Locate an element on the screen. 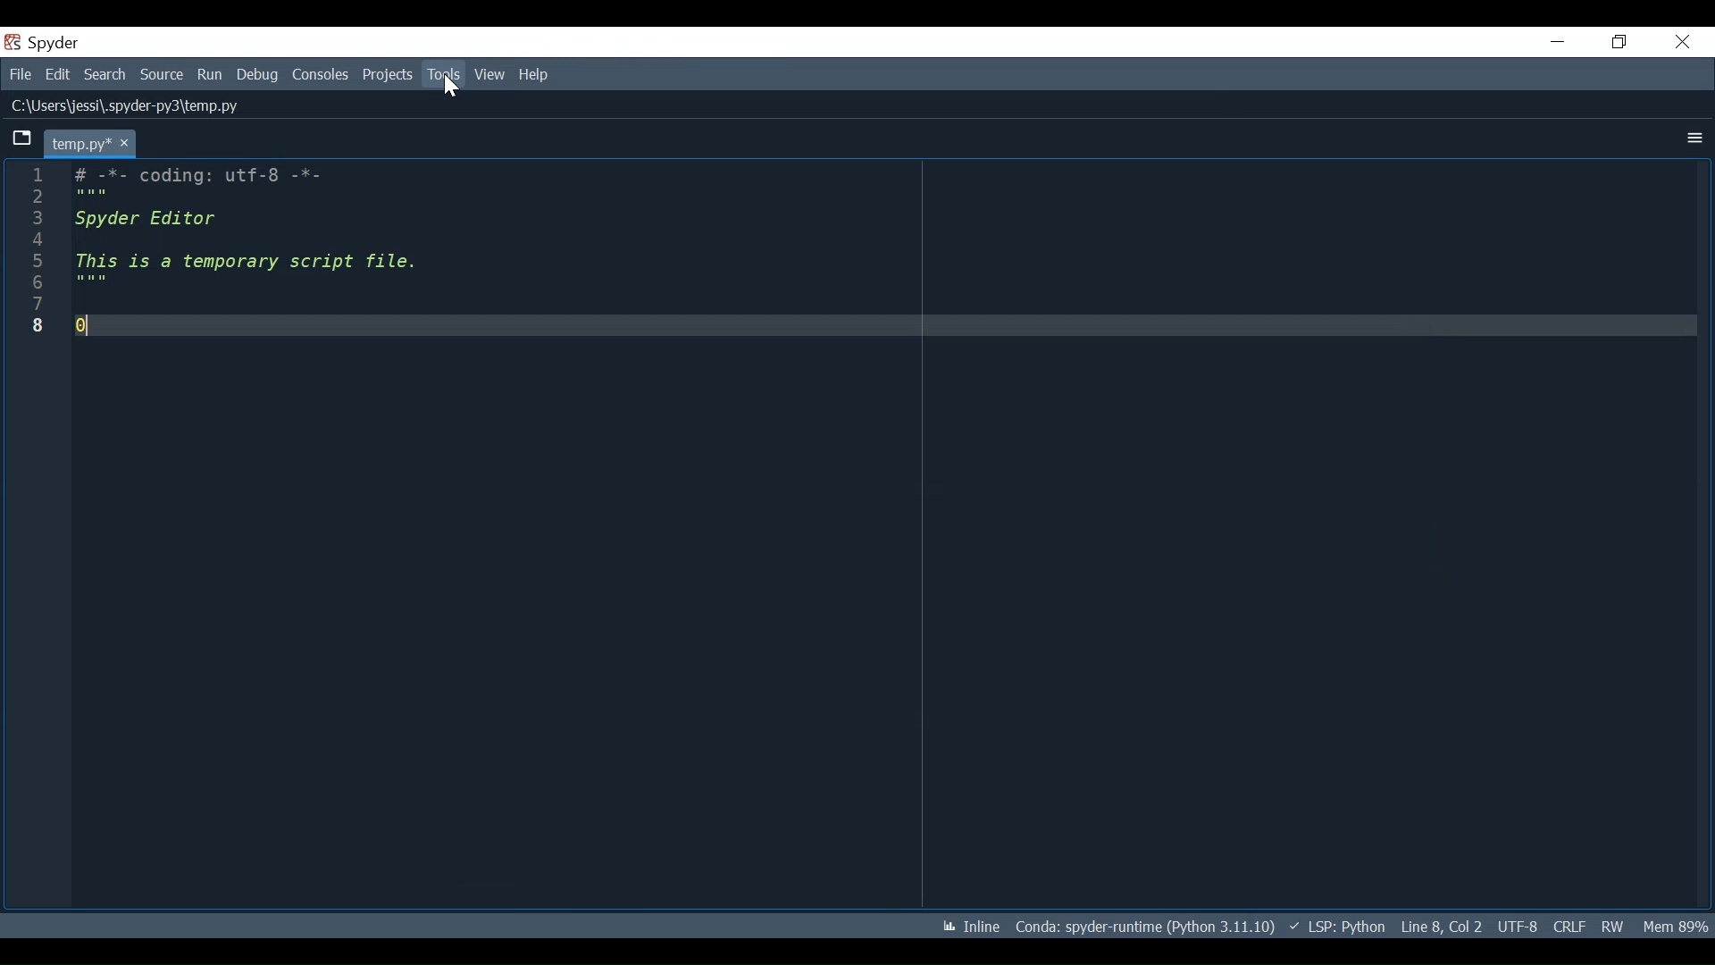 The height and width of the screenshot is (965, 1715). Search is located at coordinates (105, 74).